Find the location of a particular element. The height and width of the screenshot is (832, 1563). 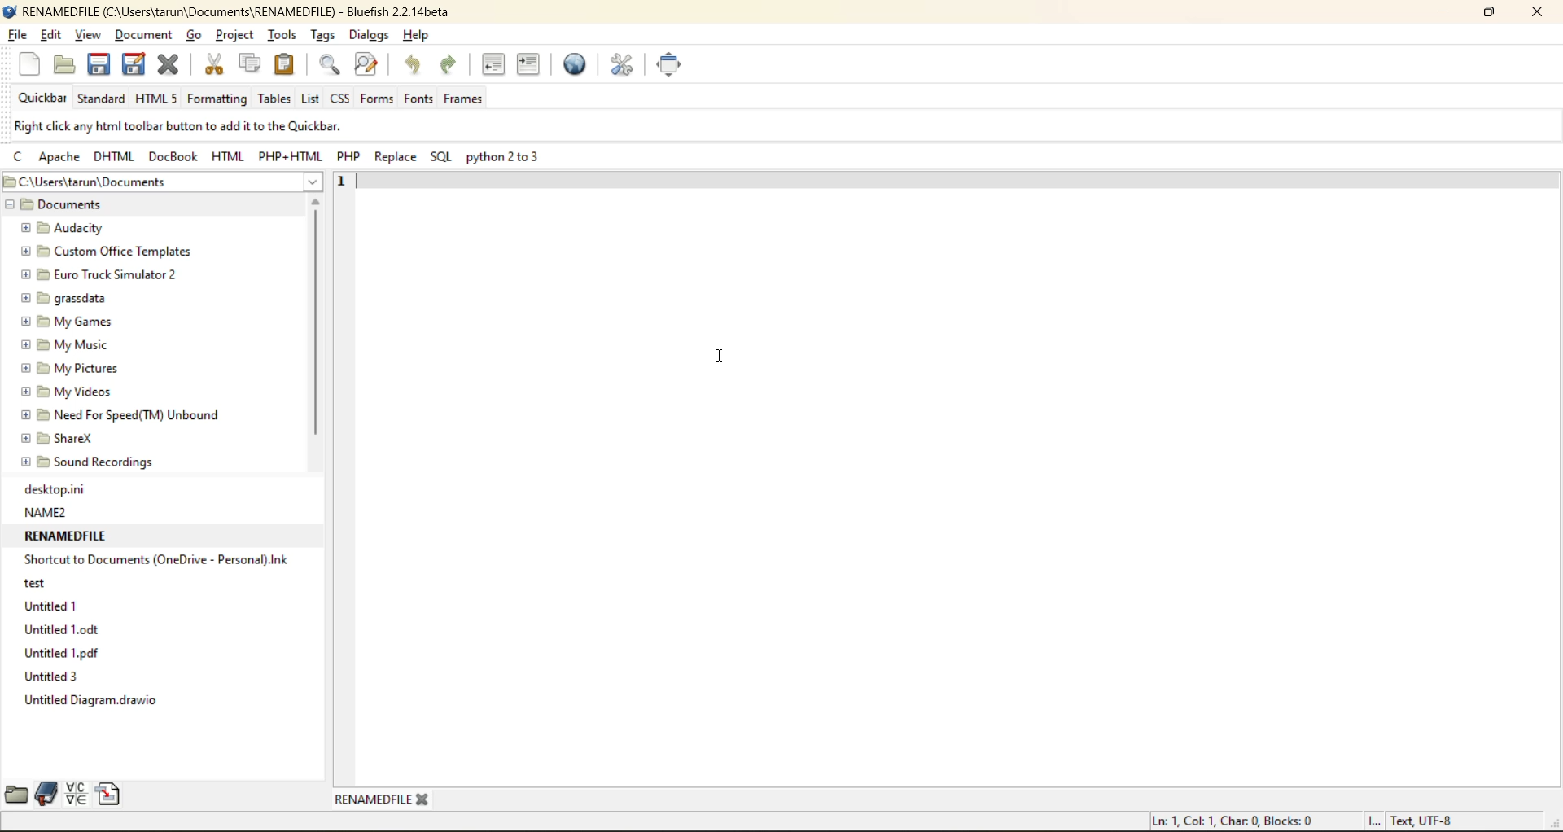

project is located at coordinates (238, 37).